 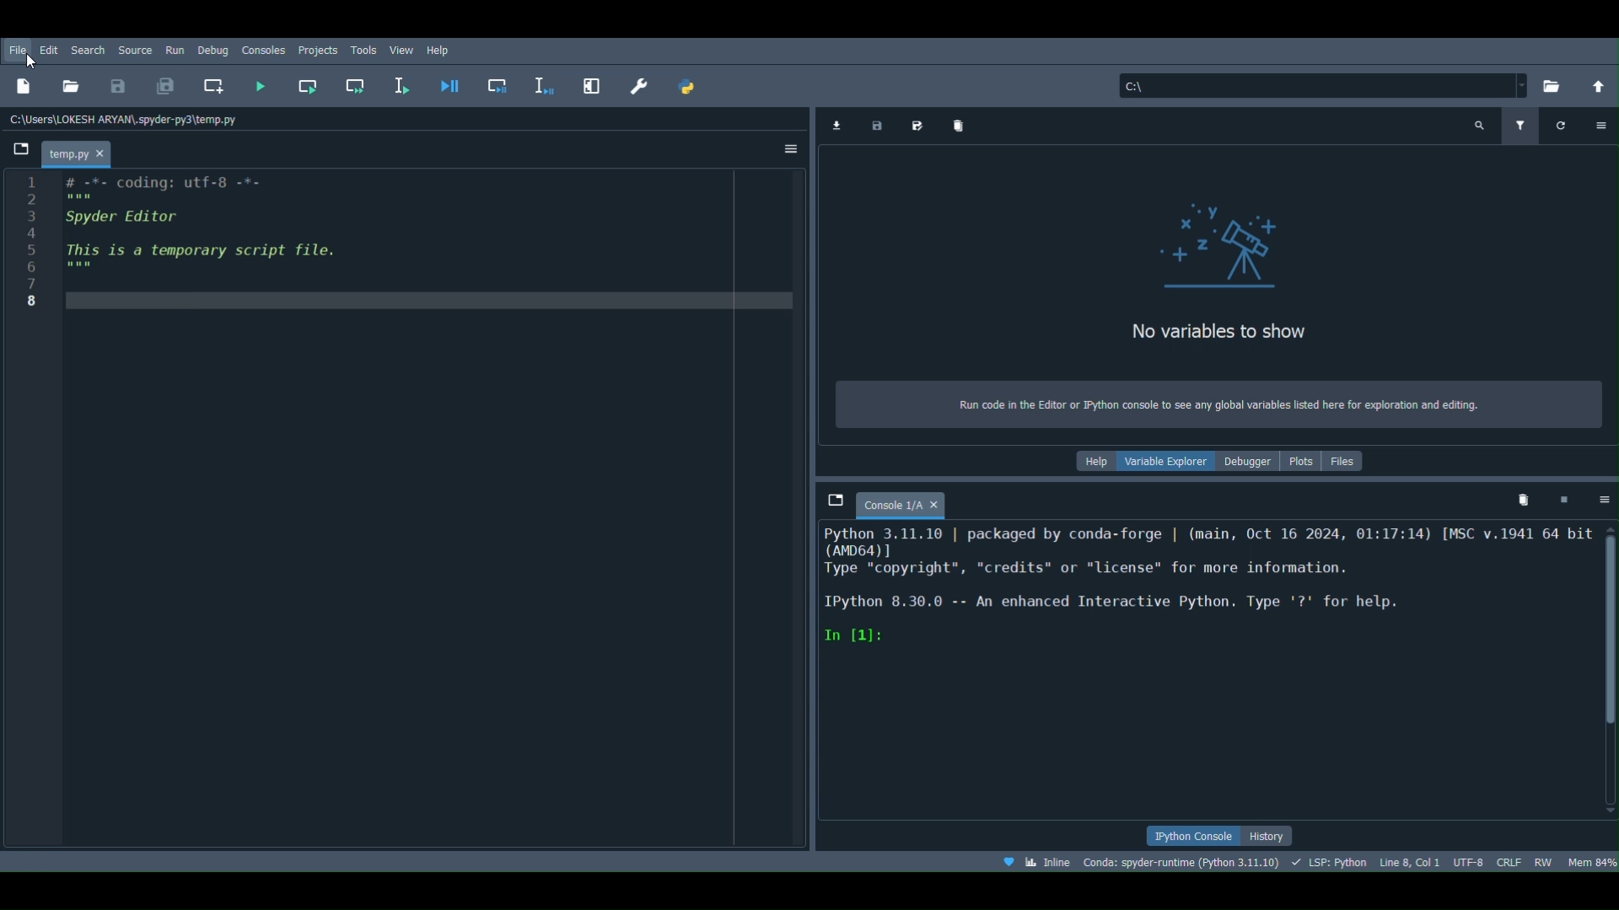 I want to click on Run, so click(x=172, y=48).